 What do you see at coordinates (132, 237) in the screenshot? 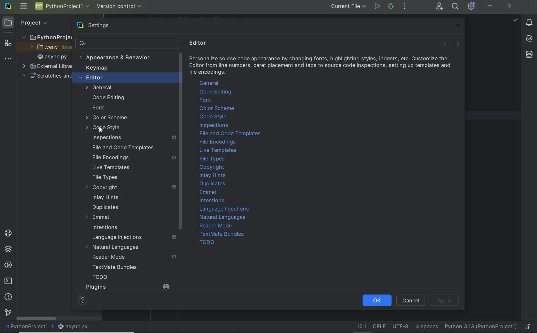
I see `Language Injections` at bounding box center [132, 237].